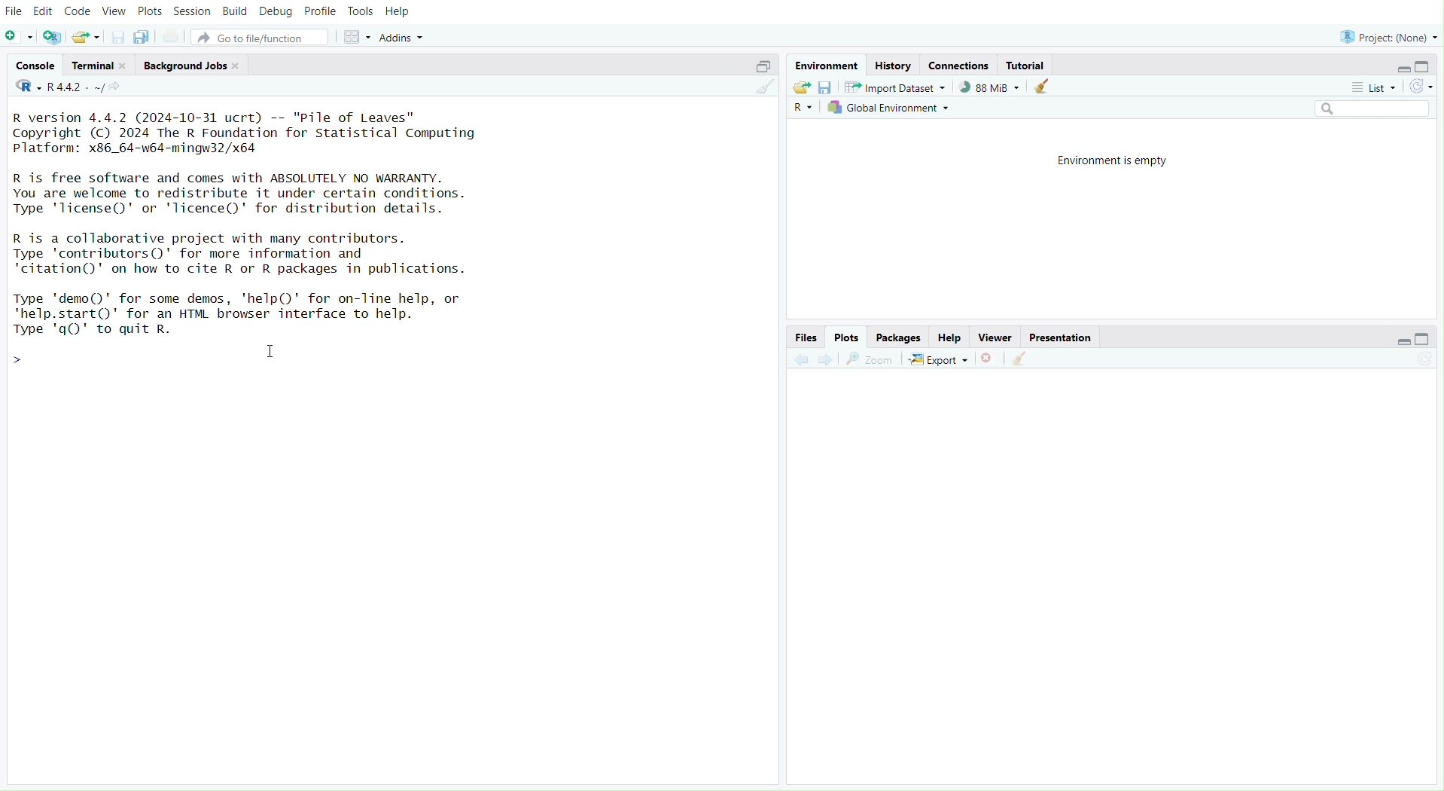  Describe the element at coordinates (99, 66) in the screenshot. I see `Terminal` at that location.